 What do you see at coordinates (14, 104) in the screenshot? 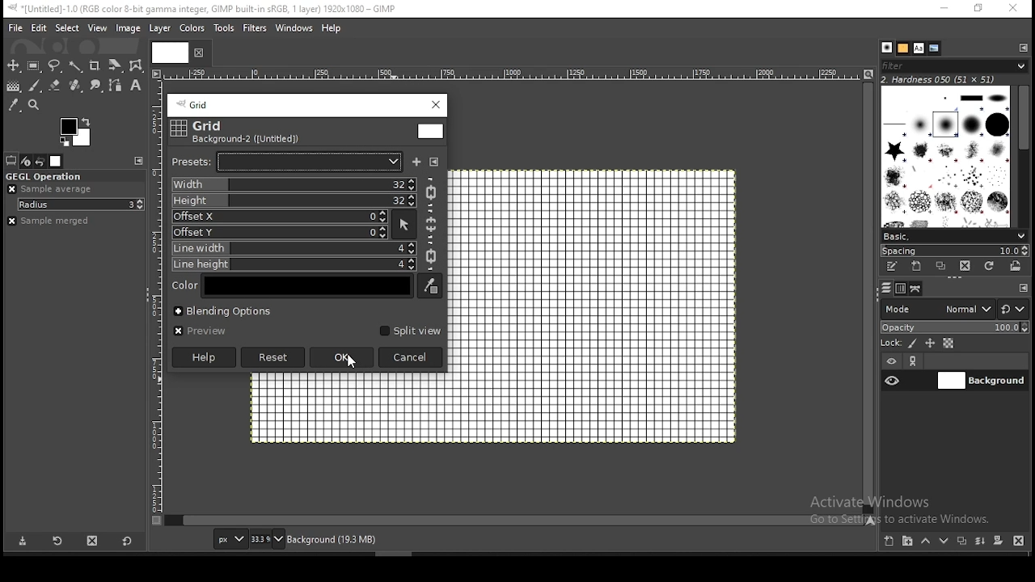
I see `color picker tool` at bounding box center [14, 104].